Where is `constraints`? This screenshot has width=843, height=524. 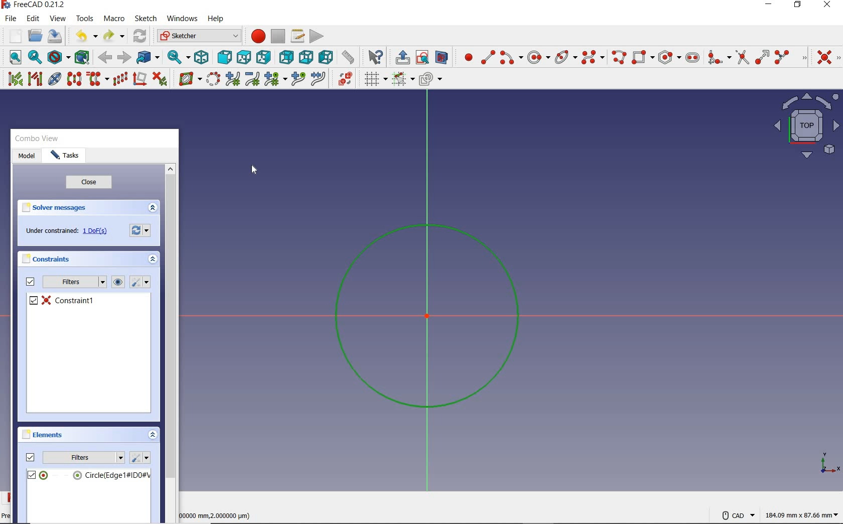
constraints is located at coordinates (51, 259).